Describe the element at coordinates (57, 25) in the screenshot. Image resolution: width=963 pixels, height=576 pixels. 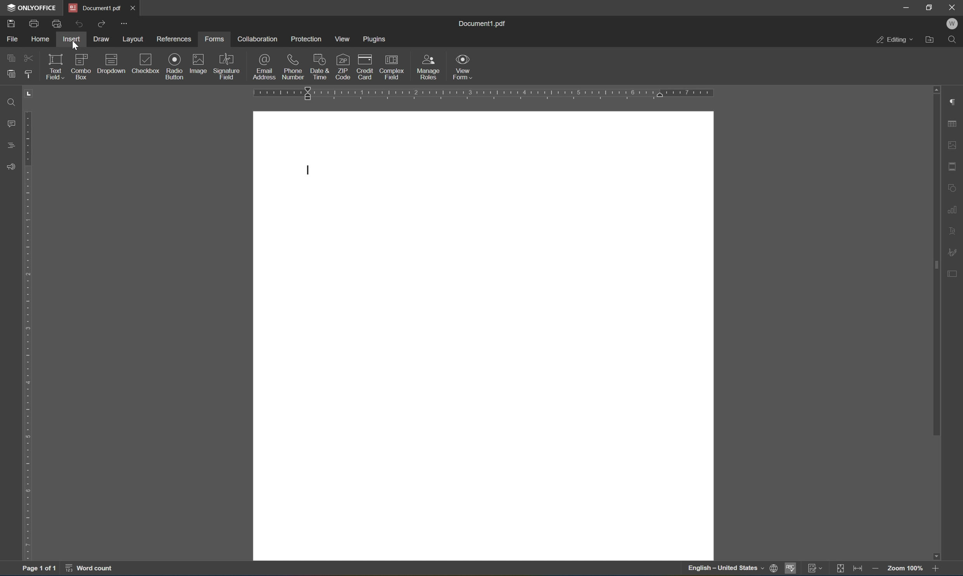
I see `quick print` at that location.